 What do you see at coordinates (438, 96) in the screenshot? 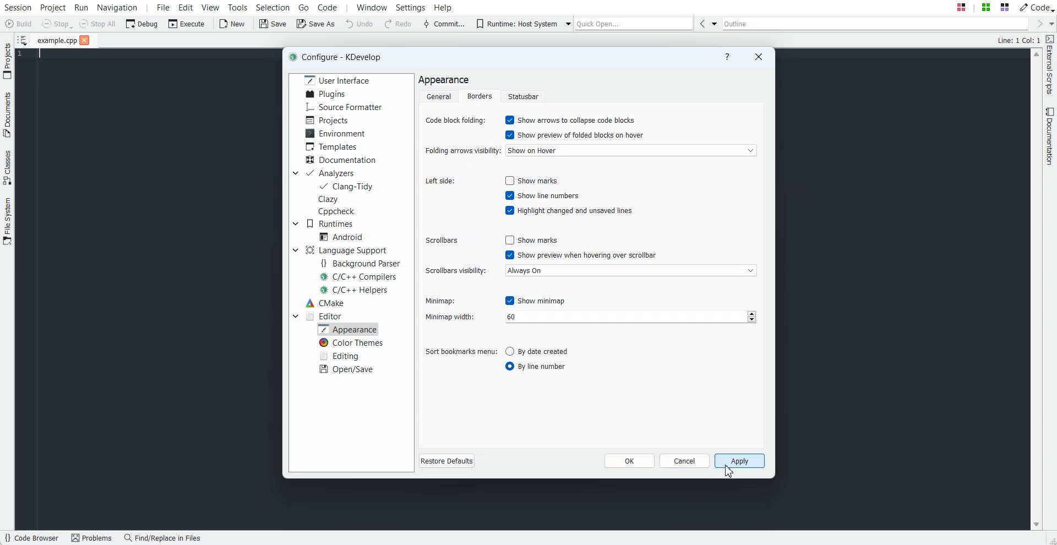
I see `General folder selected` at bounding box center [438, 96].